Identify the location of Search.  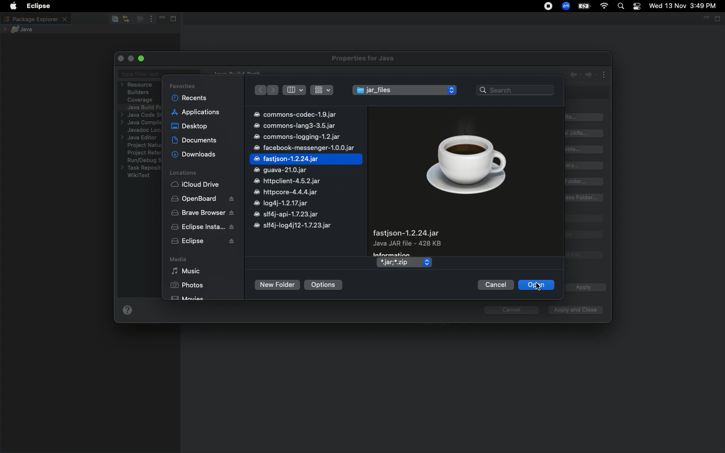
(621, 7).